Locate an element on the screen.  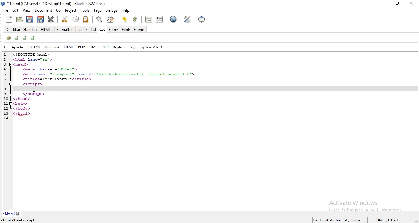
tags is located at coordinates (98, 10).